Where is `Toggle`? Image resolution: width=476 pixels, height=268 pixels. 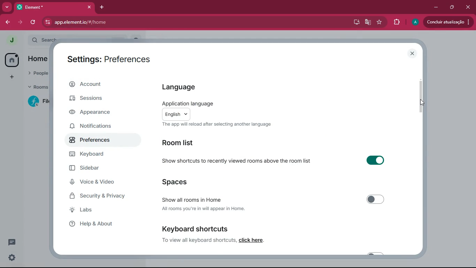 Toggle is located at coordinates (375, 161).